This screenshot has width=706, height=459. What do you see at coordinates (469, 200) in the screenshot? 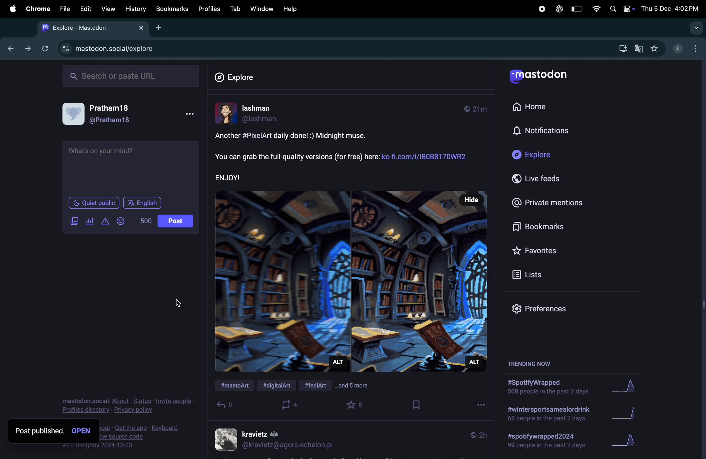
I see `Hide button` at bounding box center [469, 200].